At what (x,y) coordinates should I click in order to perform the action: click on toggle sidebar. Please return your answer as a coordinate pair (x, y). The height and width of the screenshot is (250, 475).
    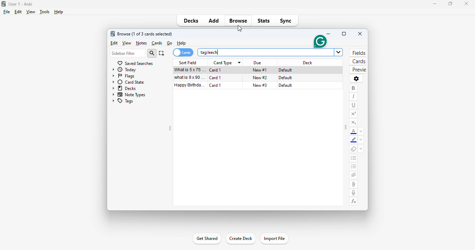
    Looking at the image, I should click on (170, 128).